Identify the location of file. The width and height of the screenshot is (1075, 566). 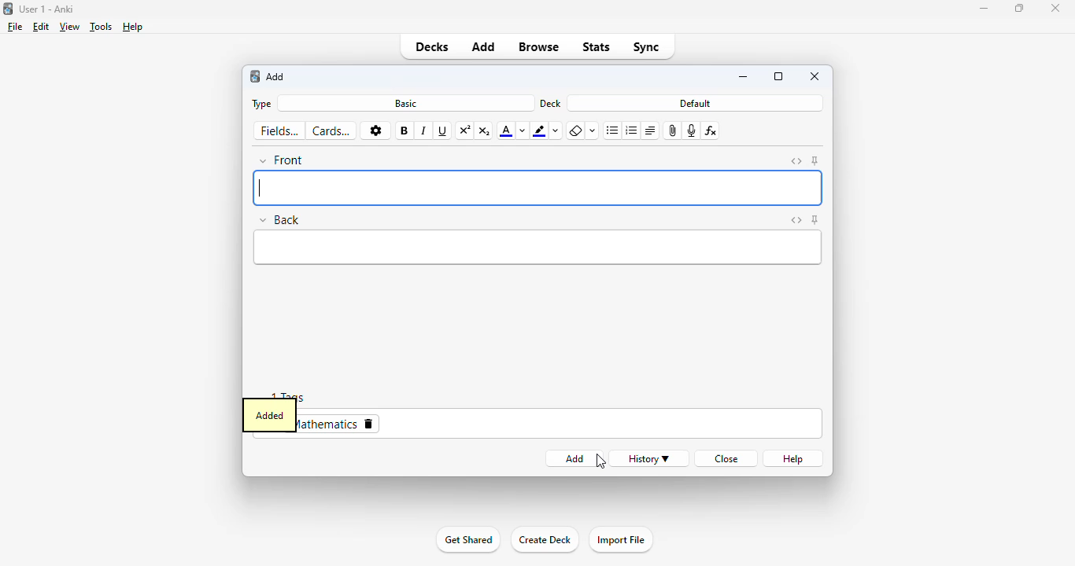
(15, 27).